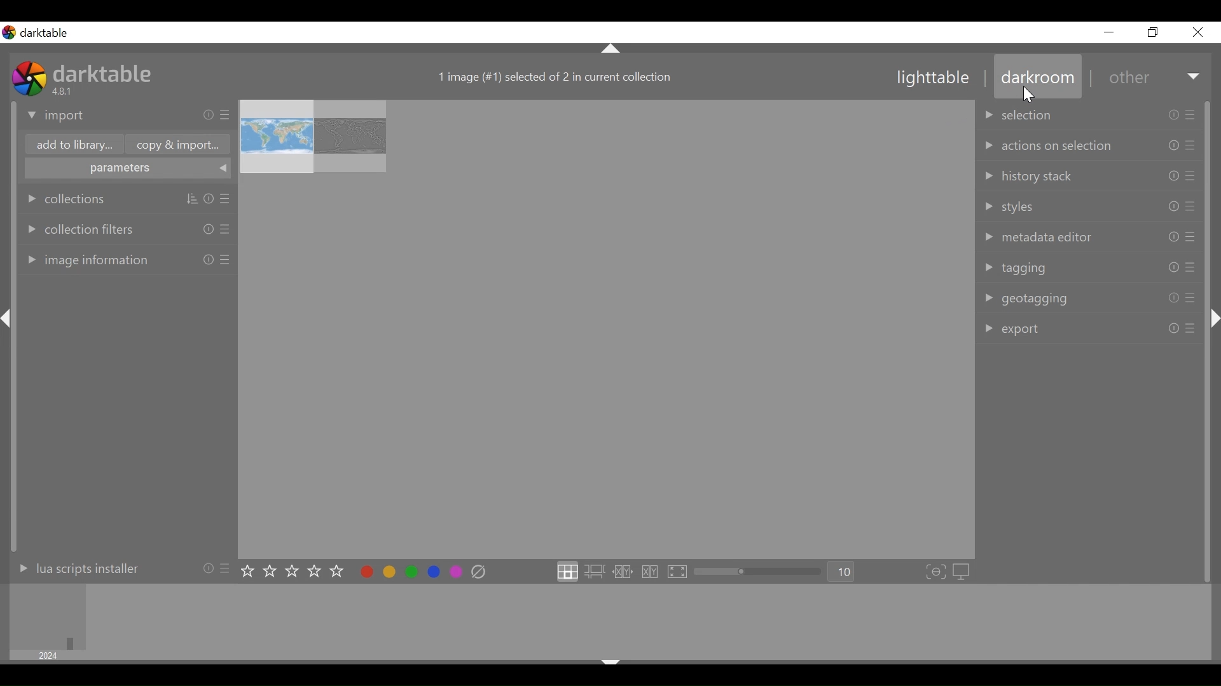 This screenshot has width=1221, height=686. I want to click on add to  library, so click(74, 145).